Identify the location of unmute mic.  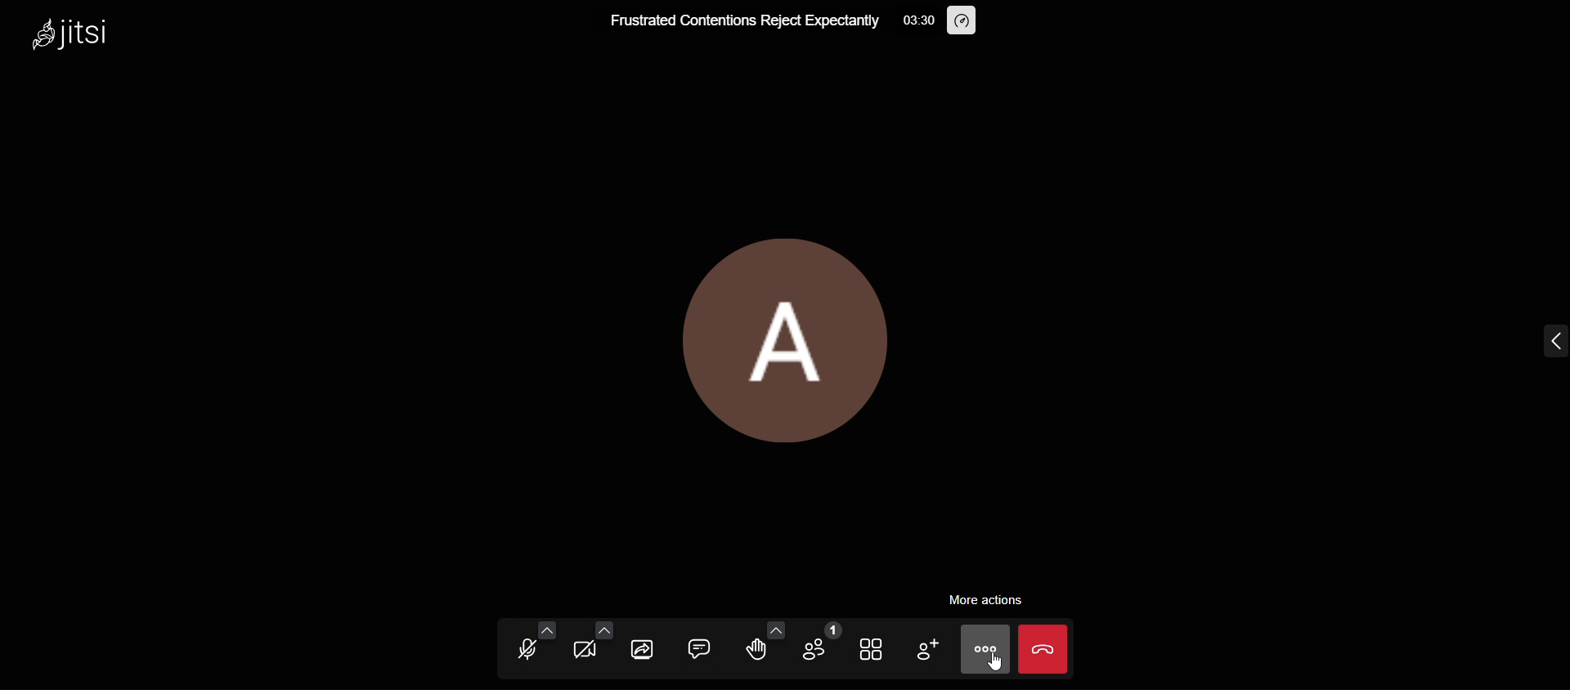
(525, 652).